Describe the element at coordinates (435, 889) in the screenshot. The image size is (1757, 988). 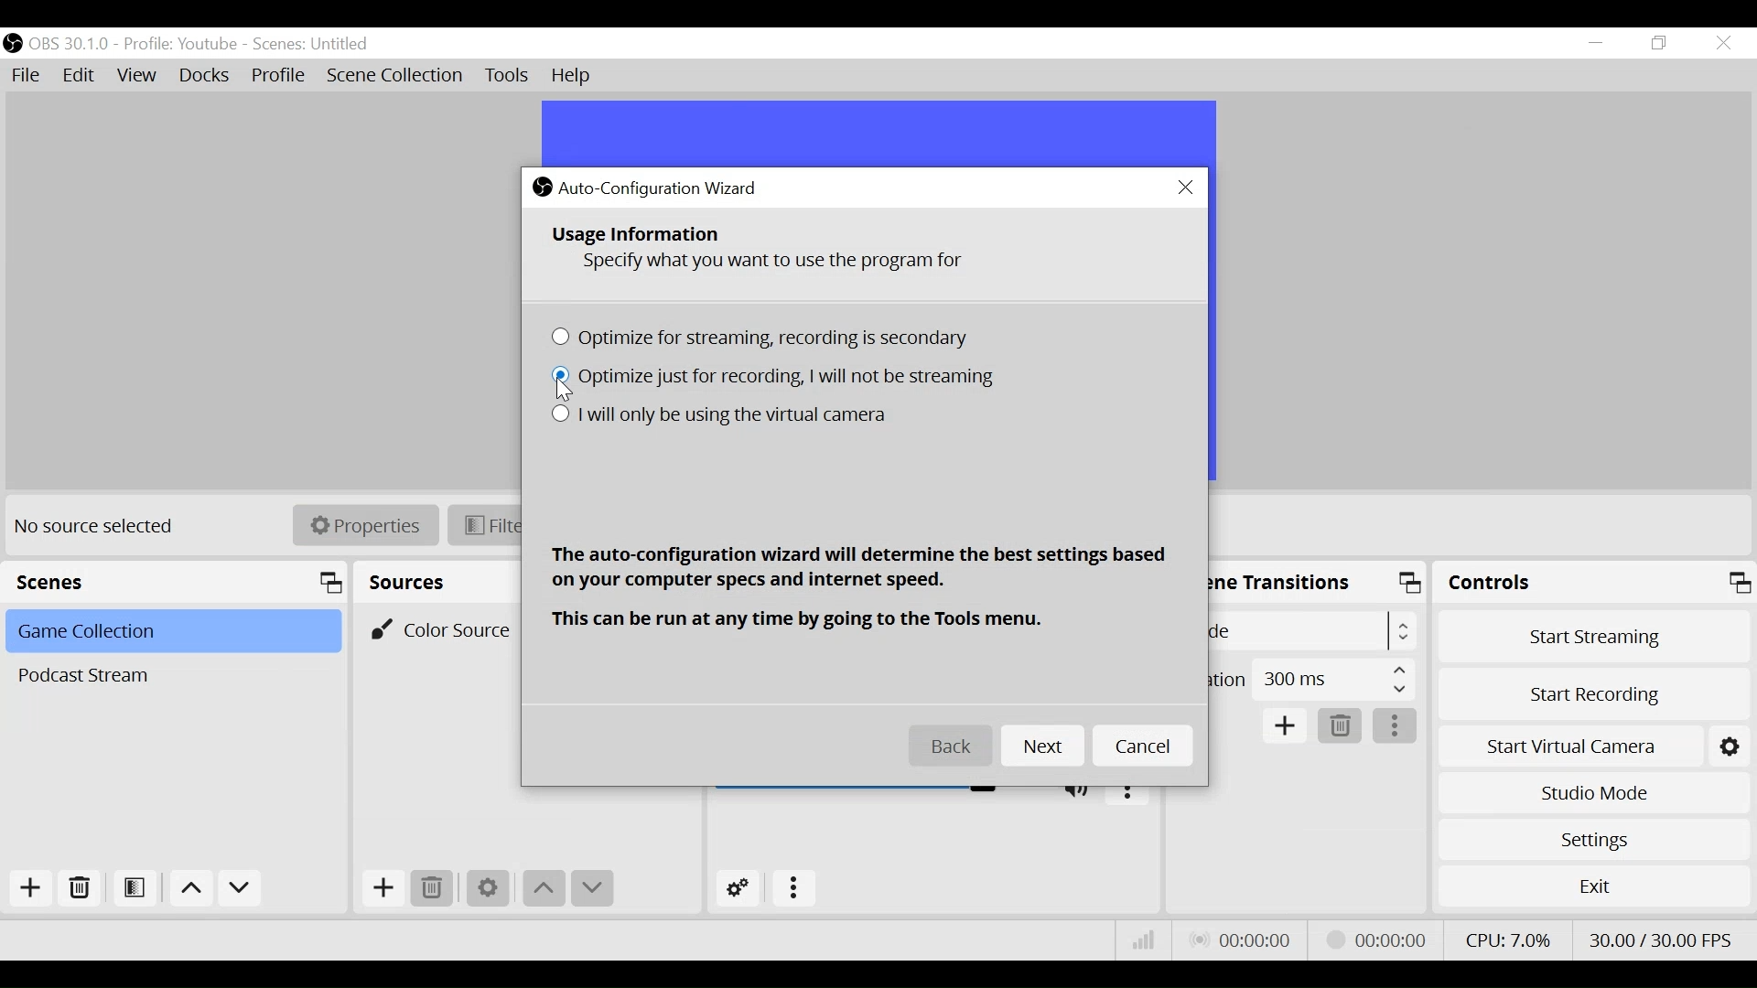
I see `Remove` at that location.